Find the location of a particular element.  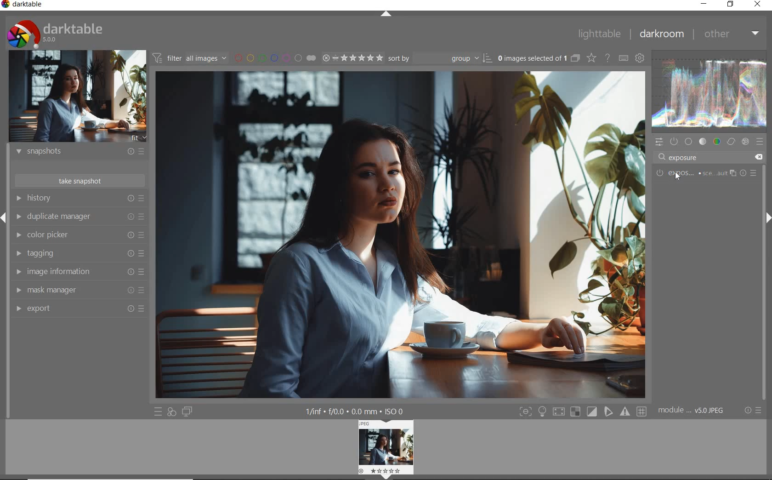

waveform is located at coordinates (710, 93).